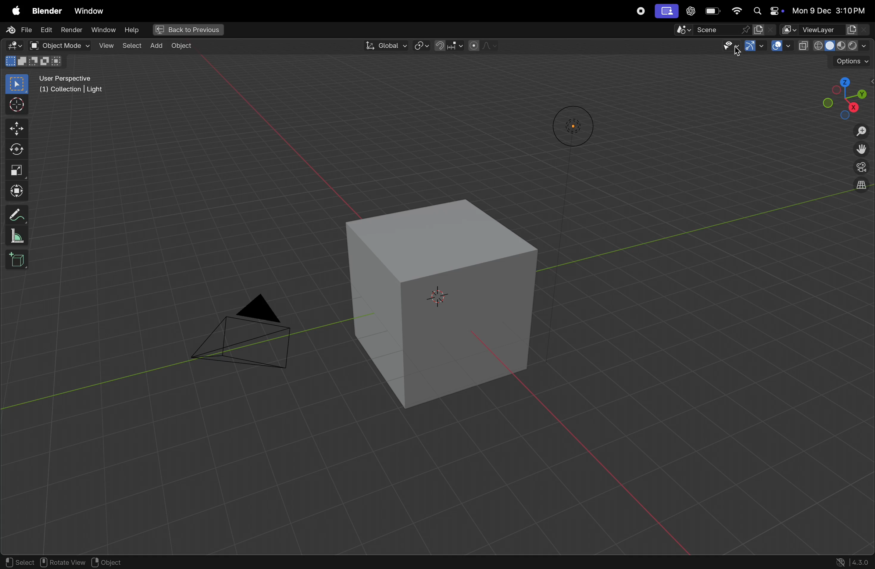 The height and width of the screenshot is (569, 875). I want to click on hidden layers, so click(857, 190).